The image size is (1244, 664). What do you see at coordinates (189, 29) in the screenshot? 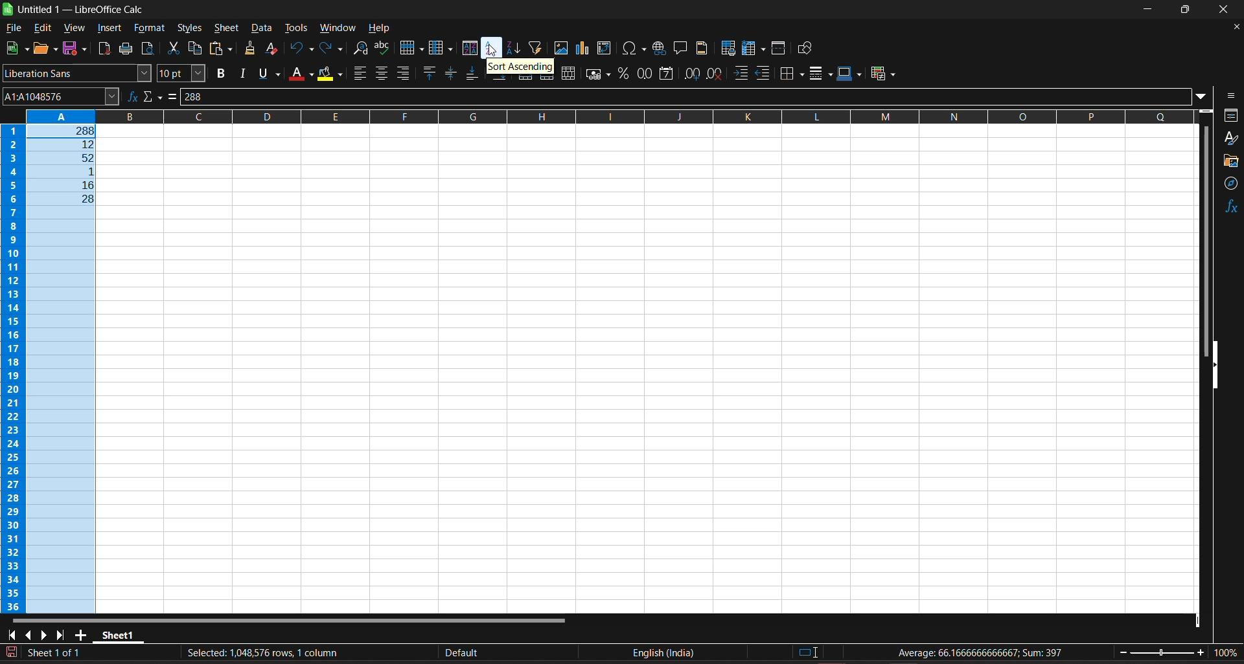
I see `styles` at bounding box center [189, 29].